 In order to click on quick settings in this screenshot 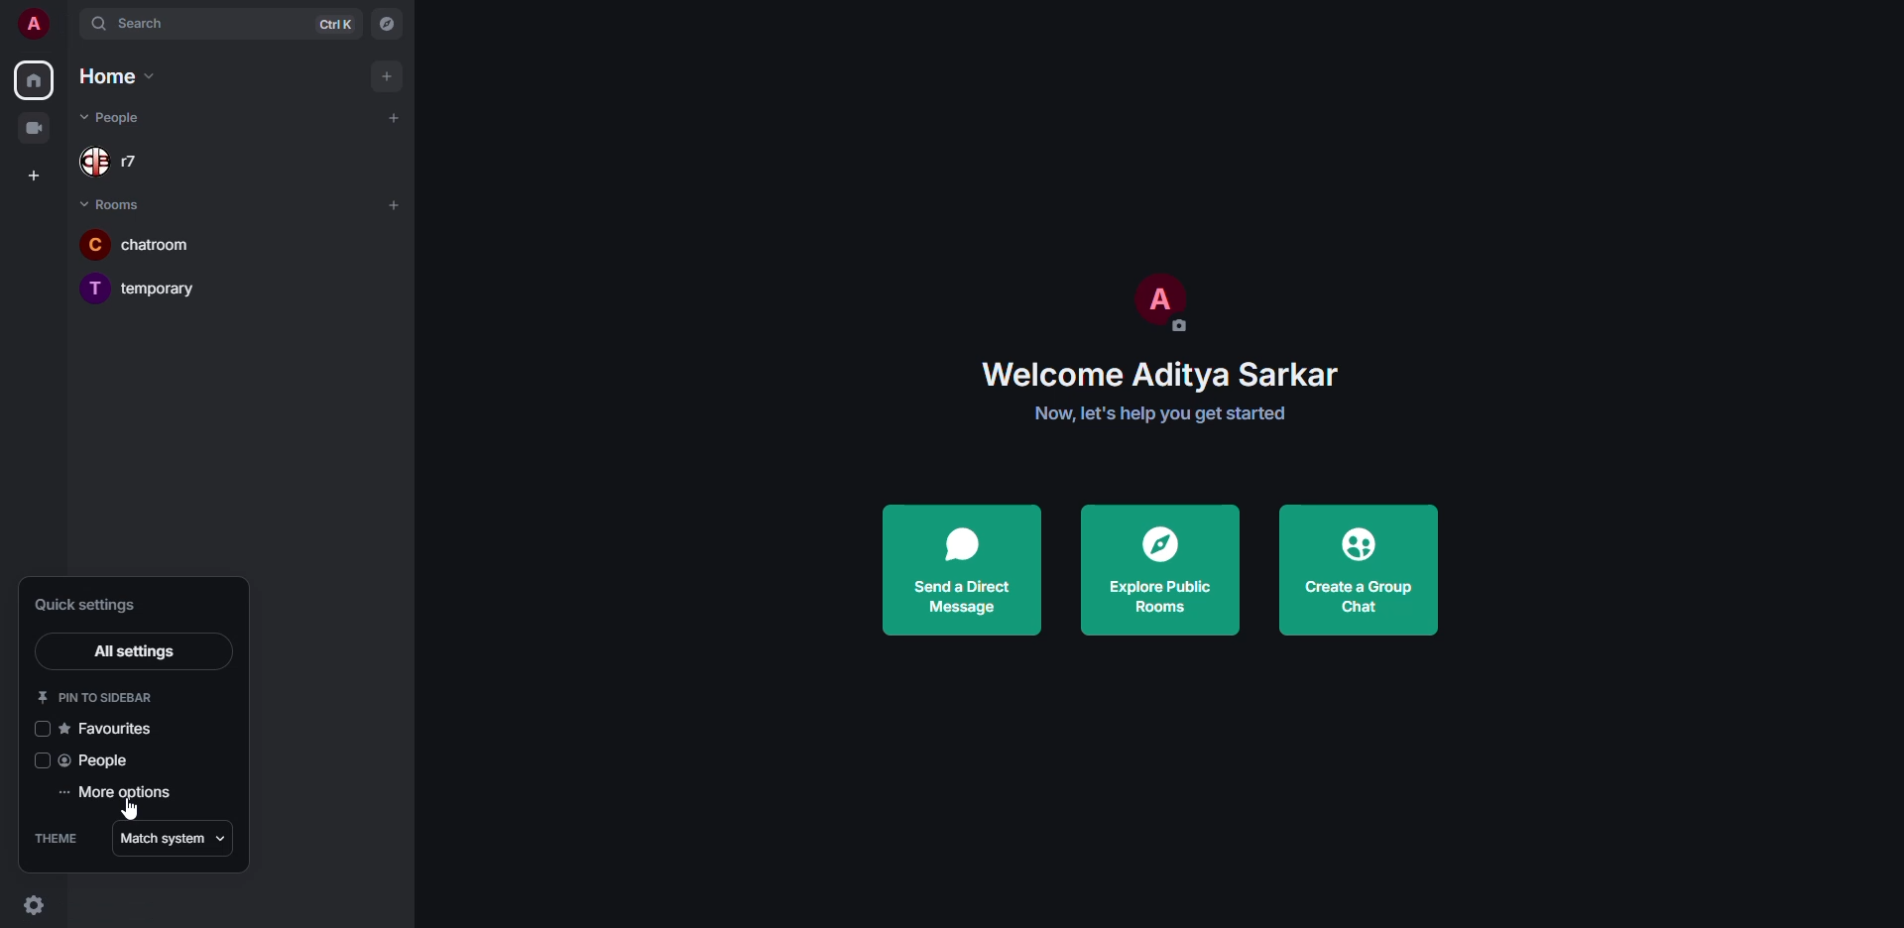, I will do `click(83, 604)`.